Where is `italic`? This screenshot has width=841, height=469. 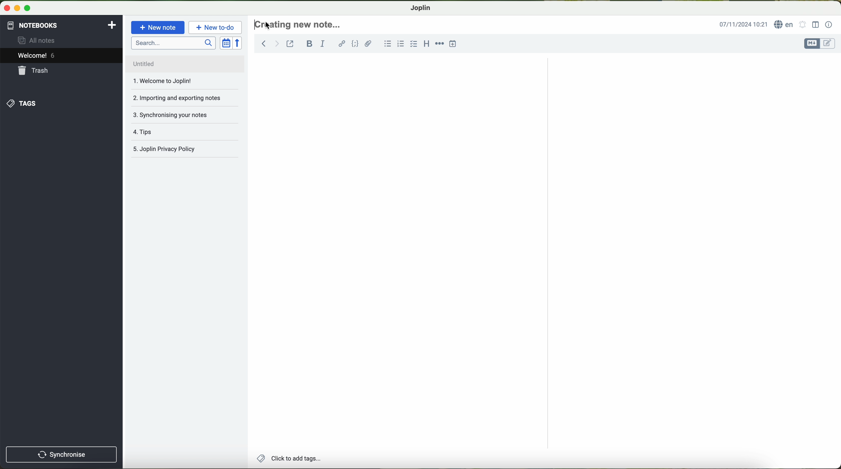
italic is located at coordinates (323, 43).